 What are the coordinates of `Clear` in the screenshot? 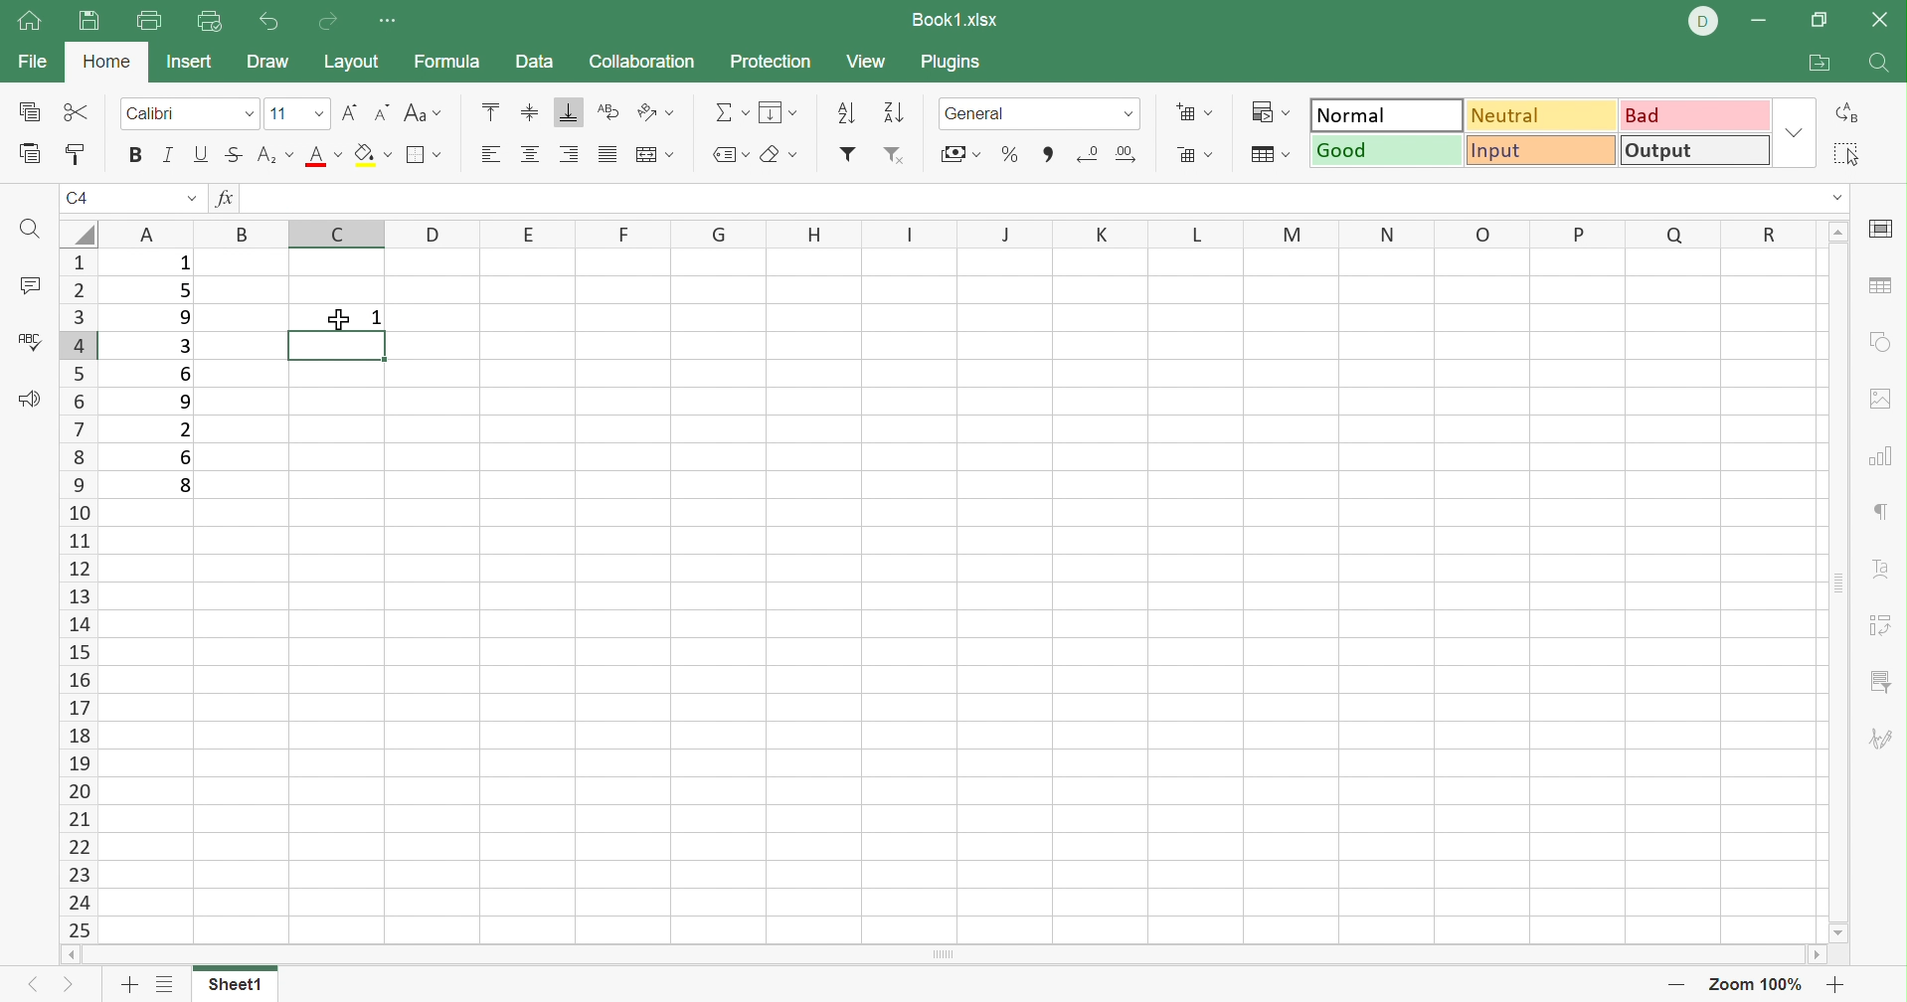 It's located at (784, 153).